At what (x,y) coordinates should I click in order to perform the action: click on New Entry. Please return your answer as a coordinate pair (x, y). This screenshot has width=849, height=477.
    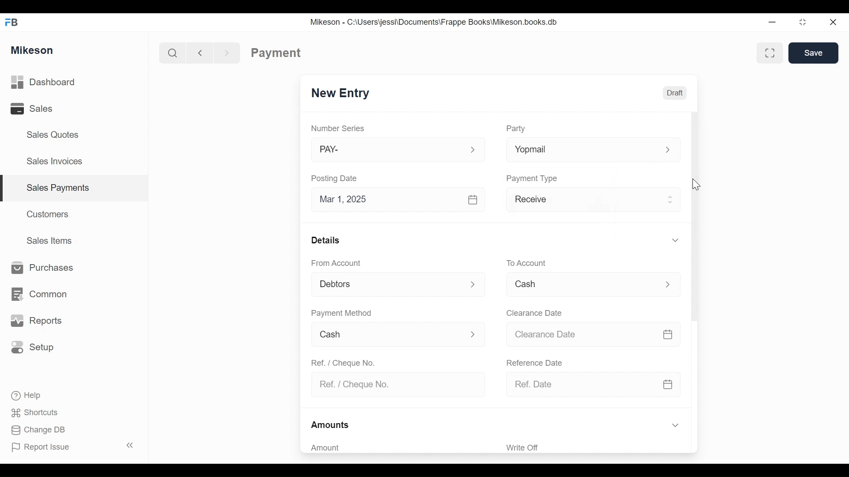
    Looking at the image, I should click on (340, 92).